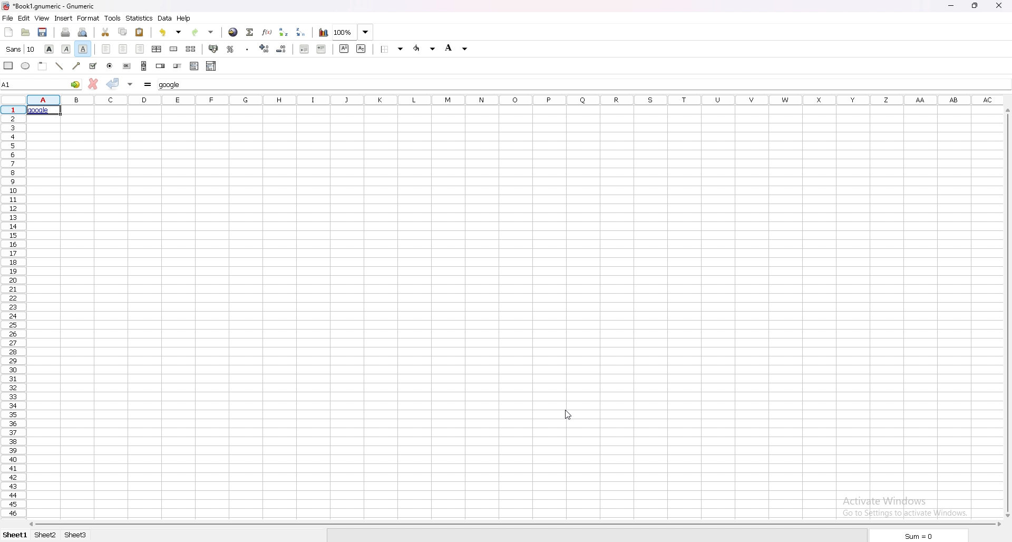  I want to click on list, so click(194, 66).